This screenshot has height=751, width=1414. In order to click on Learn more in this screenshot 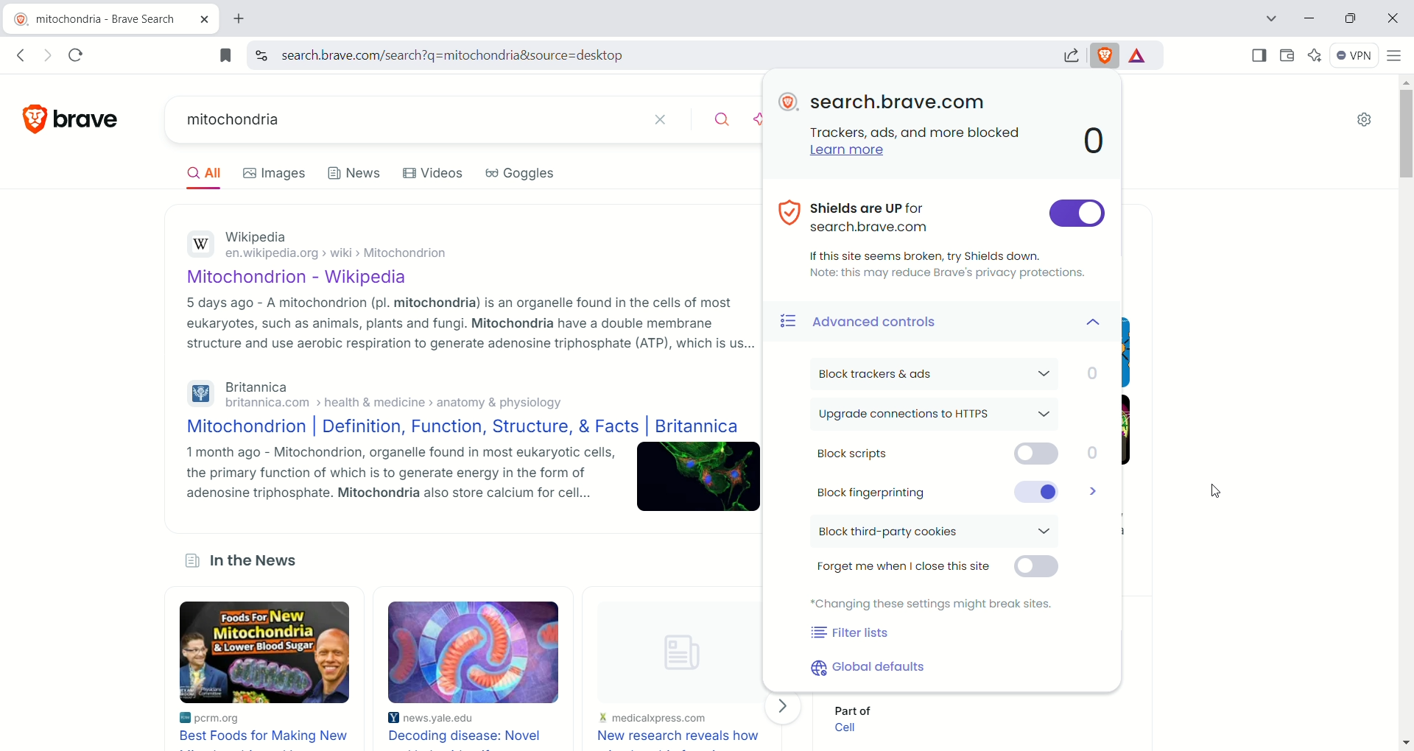, I will do `click(840, 151)`.